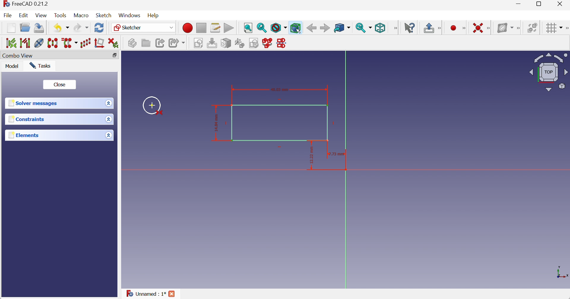  I want to click on Restore down, so click(541, 4).